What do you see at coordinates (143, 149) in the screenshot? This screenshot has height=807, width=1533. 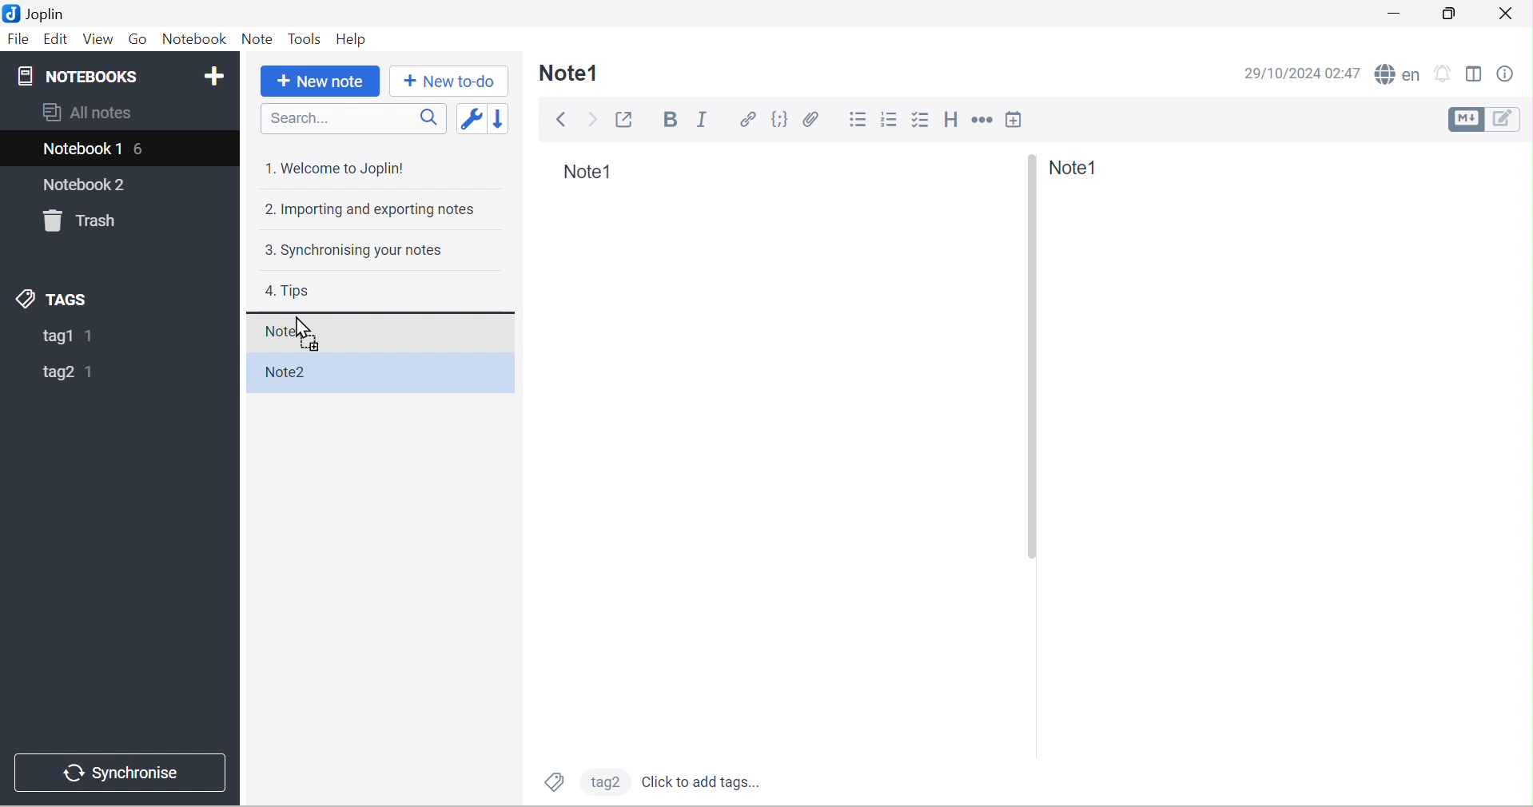 I see `6` at bounding box center [143, 149].